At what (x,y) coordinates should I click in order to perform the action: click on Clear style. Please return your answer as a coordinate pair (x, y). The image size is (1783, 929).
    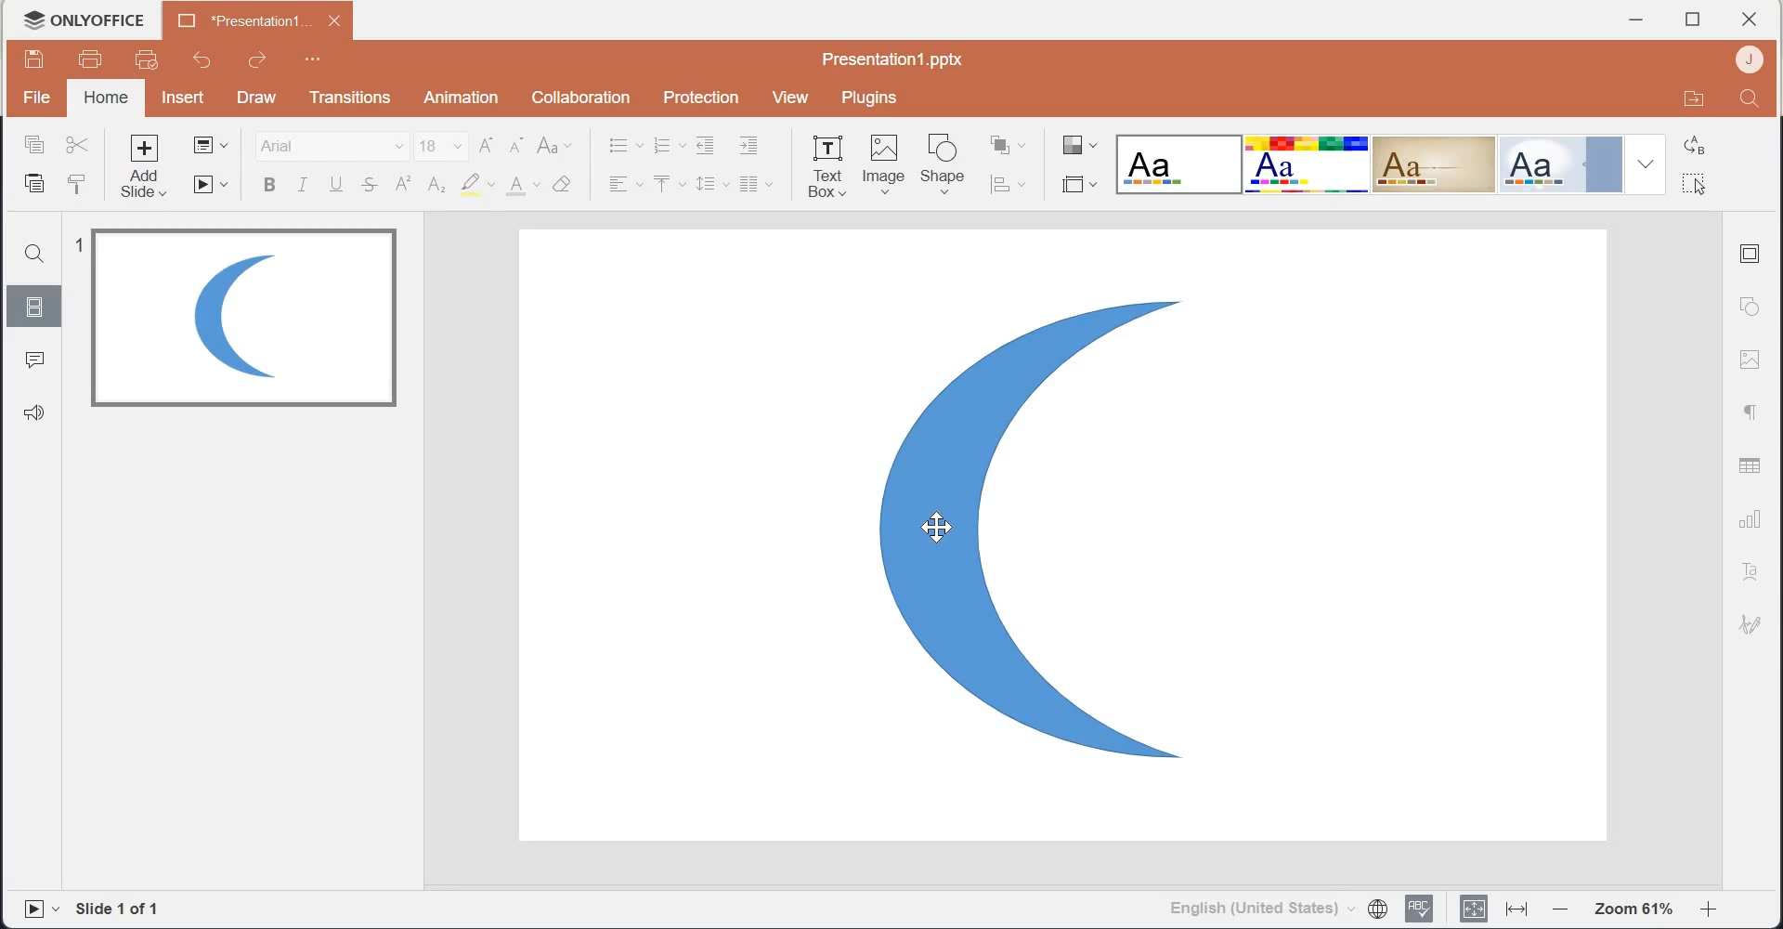
    Looking at the image, I should click on (567, 183).